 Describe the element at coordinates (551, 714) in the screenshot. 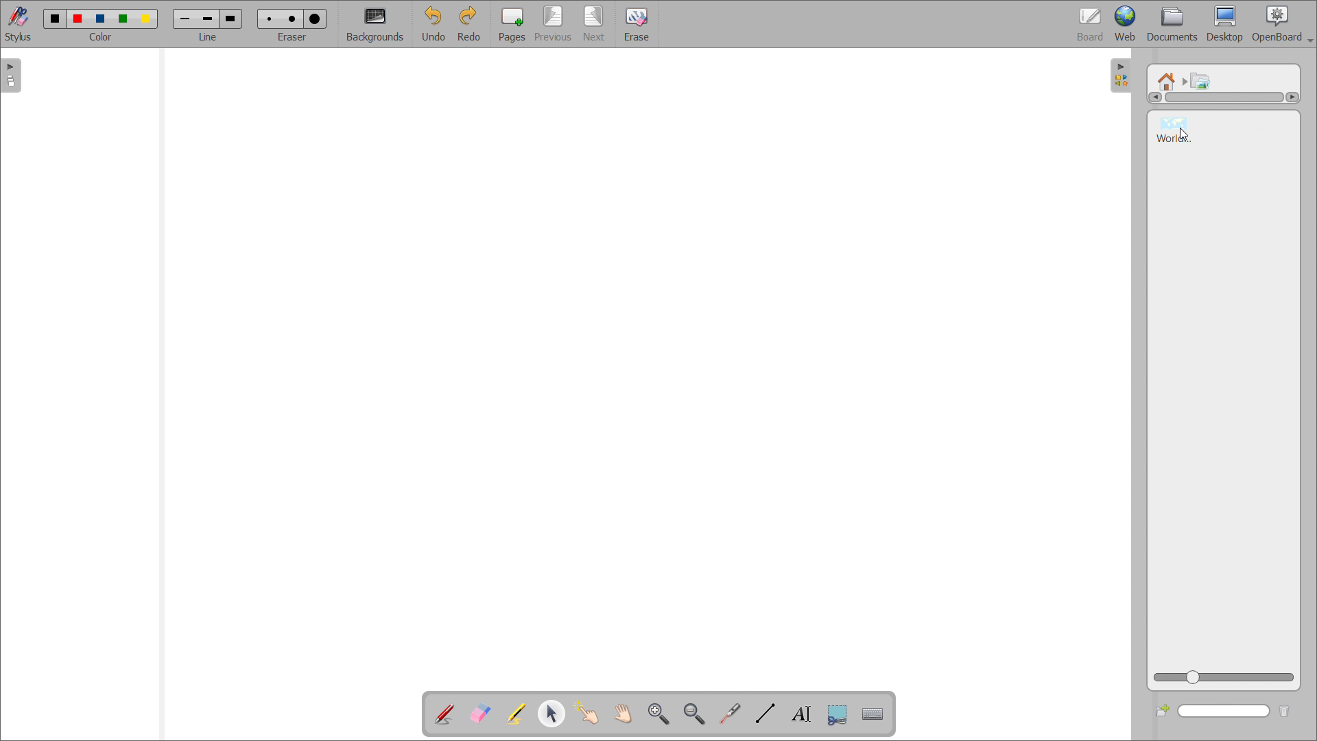

I see `select and modify object` at that location.